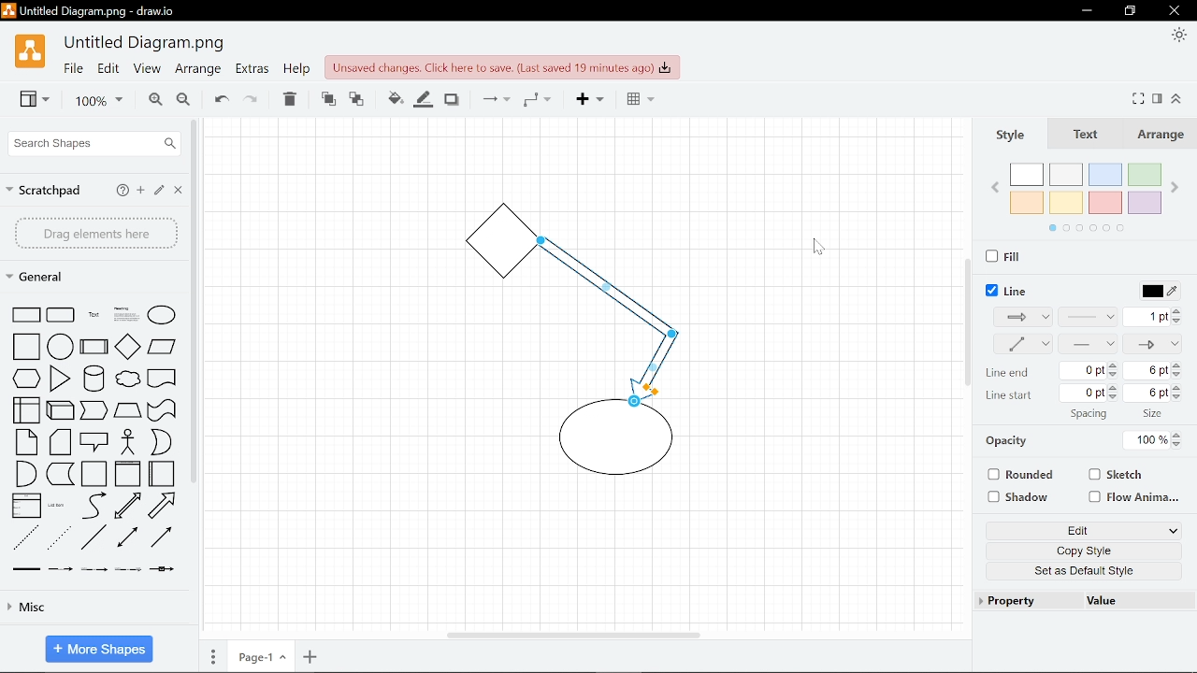 The image size is (1197, 673). Describe the element at coordinates (62, 443) in the screenshot. I see `shape` at that location.